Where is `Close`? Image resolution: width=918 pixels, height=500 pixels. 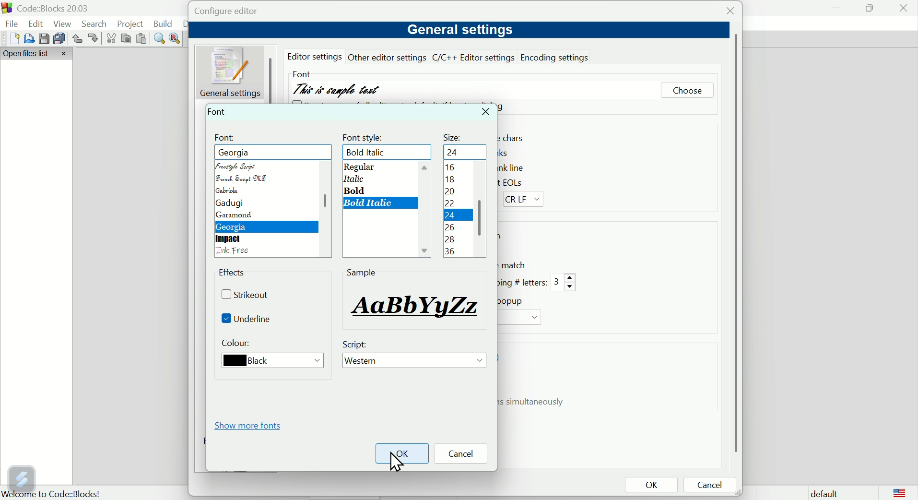 Close is located at coordinates (487, 112).